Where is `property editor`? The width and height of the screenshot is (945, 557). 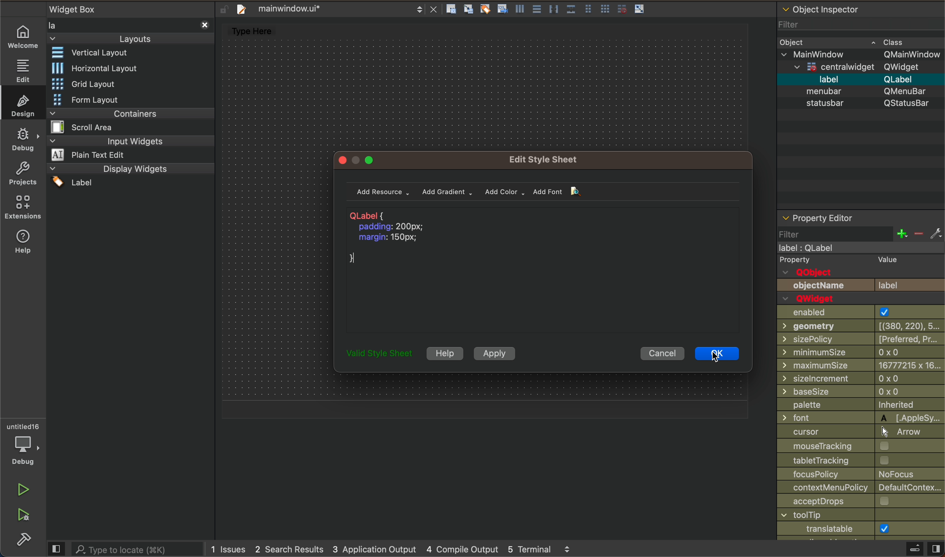 property editor is located at coordinates (829, 218).